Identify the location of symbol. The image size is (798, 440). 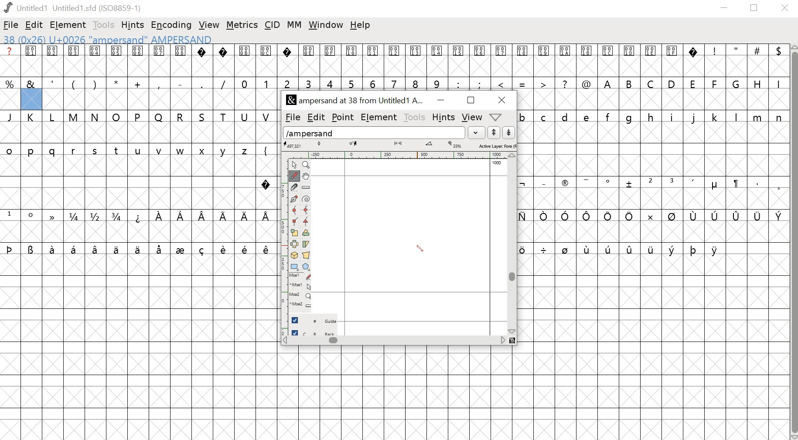
(566, 215).